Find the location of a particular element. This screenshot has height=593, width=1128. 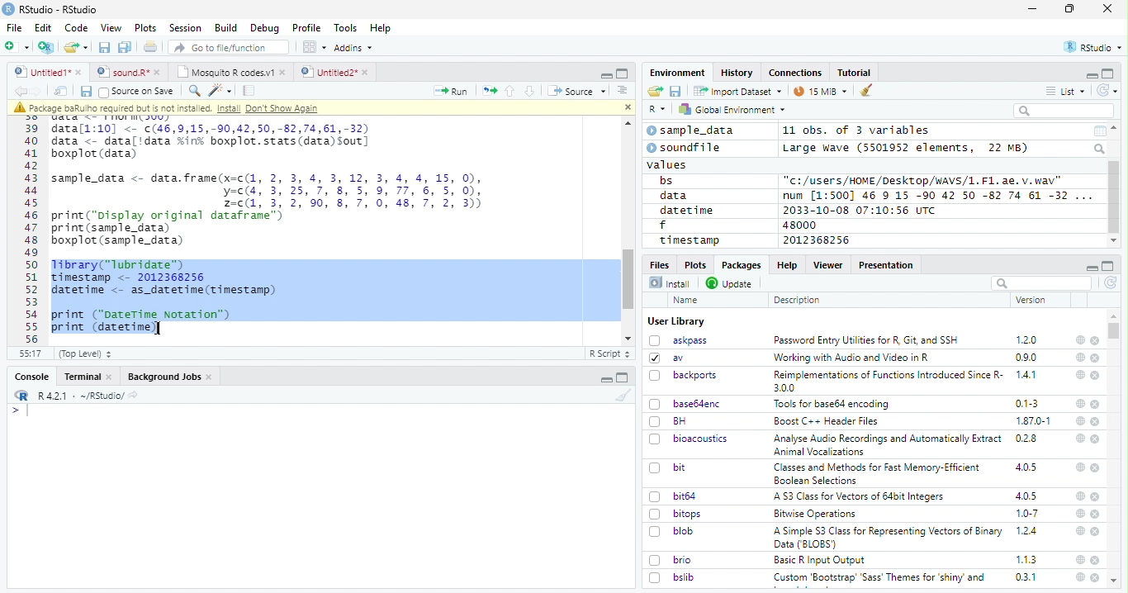

close is located at coordinates (1097, 532).